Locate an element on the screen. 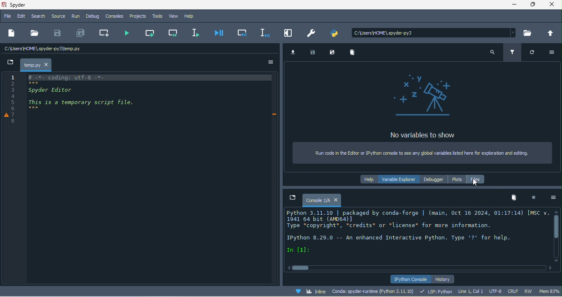  save is located at coordinates (57, 33).